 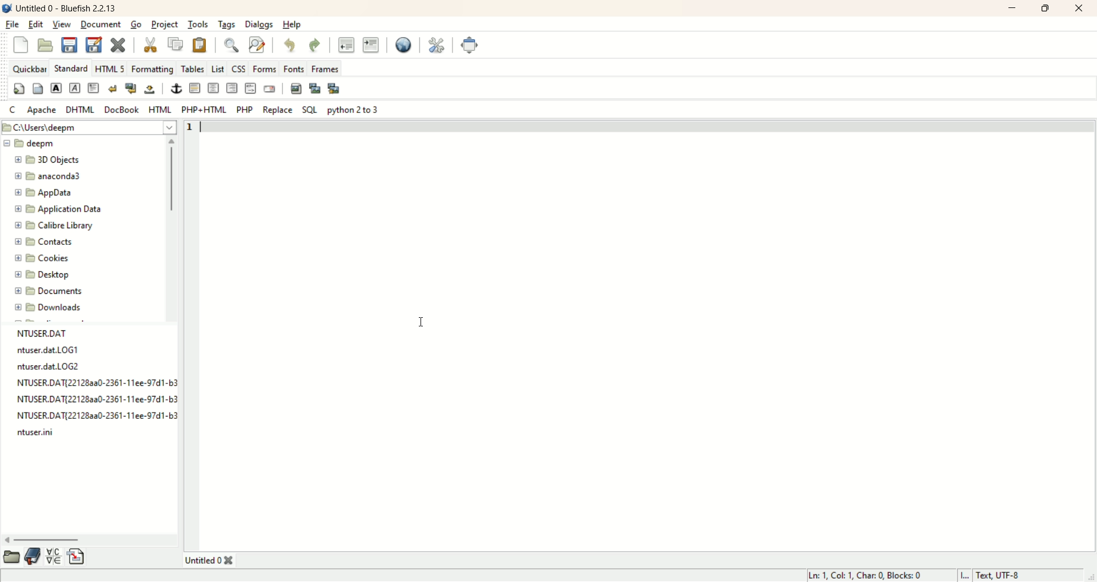 I want to click on multi-thumbnails, so click(x=335, y=88).